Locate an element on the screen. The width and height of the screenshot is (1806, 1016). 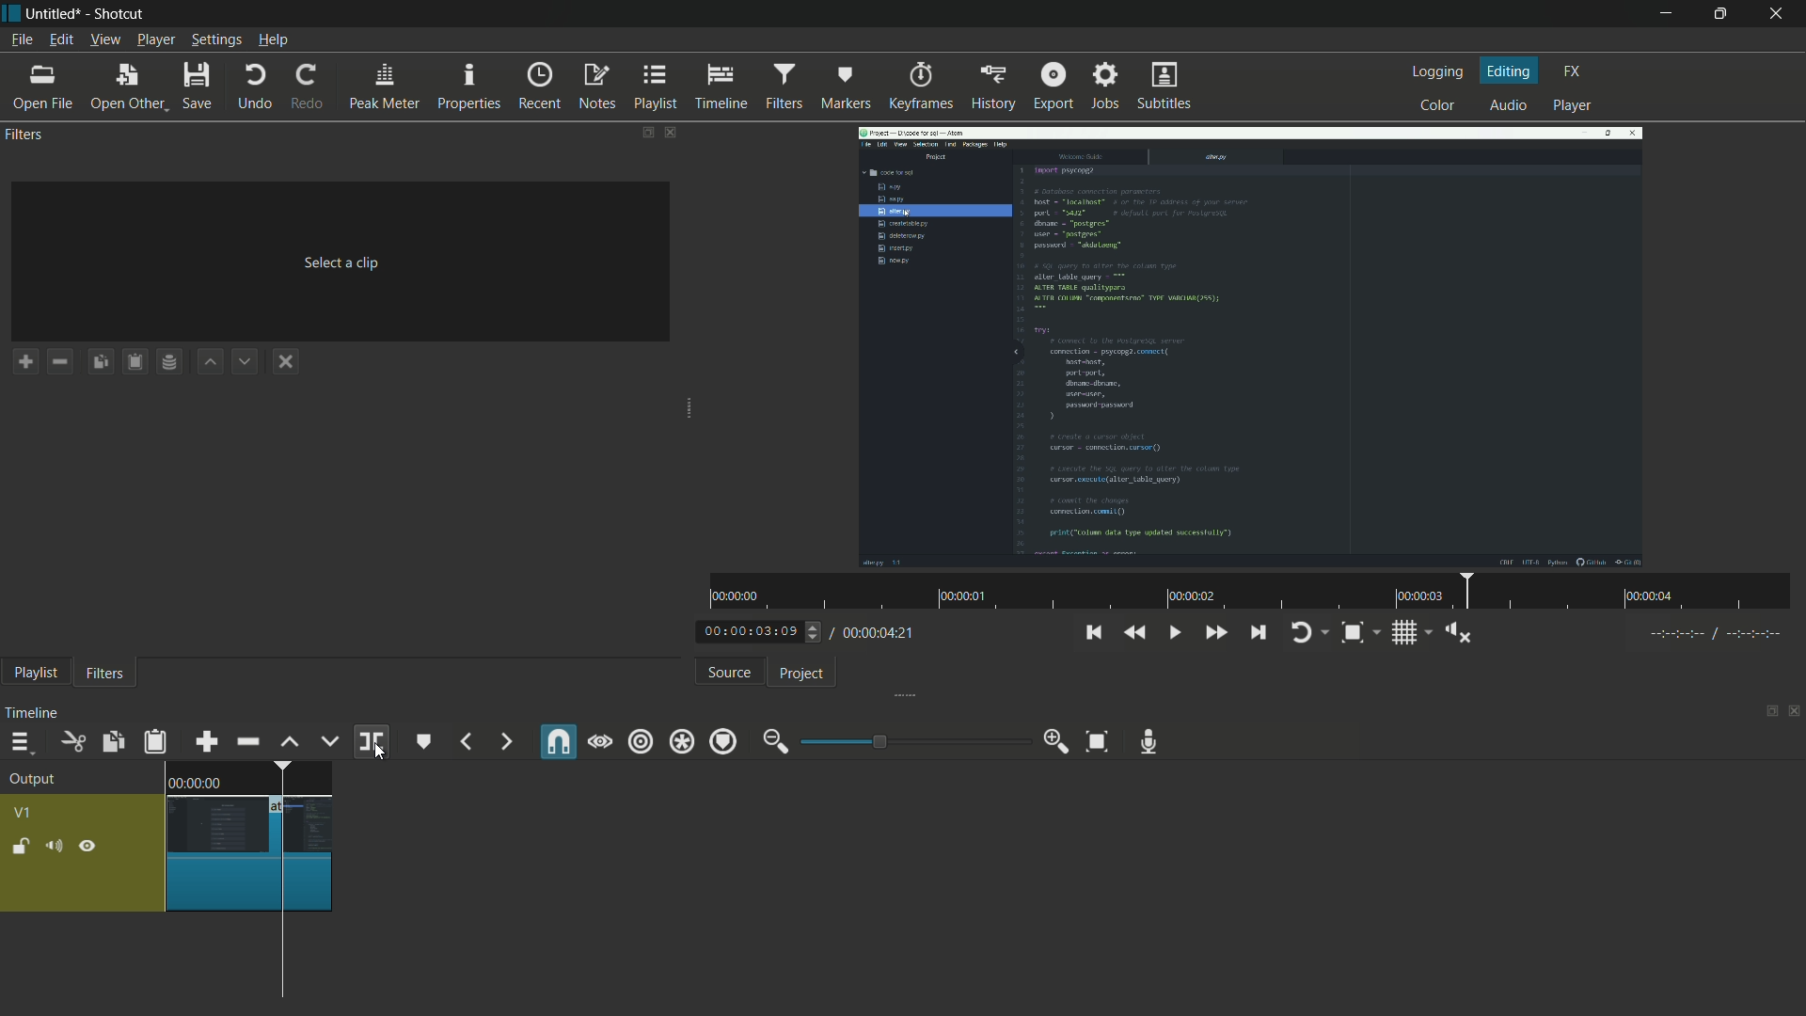
close app is located at coordinates (1780, 12).